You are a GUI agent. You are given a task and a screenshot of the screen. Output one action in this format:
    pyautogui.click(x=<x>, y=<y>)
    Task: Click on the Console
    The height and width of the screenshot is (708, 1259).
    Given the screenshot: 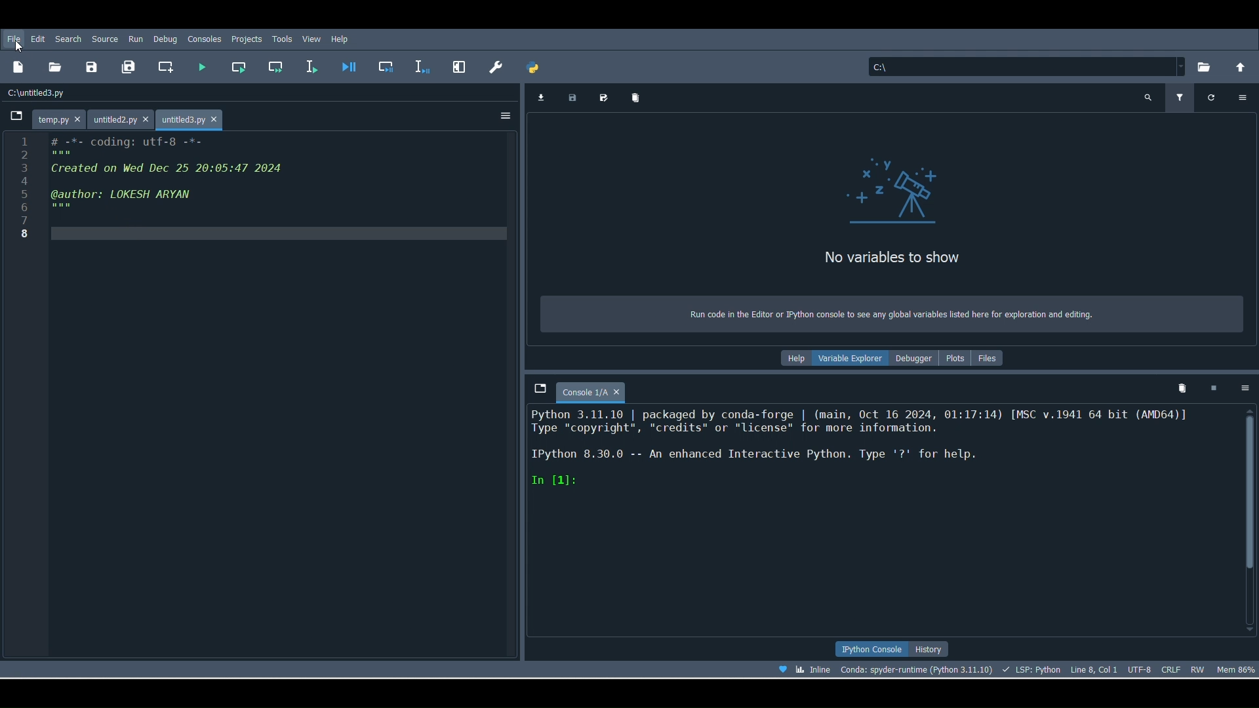 What is the action you would take?
    pyautogui.click(x=881, y=523)
    